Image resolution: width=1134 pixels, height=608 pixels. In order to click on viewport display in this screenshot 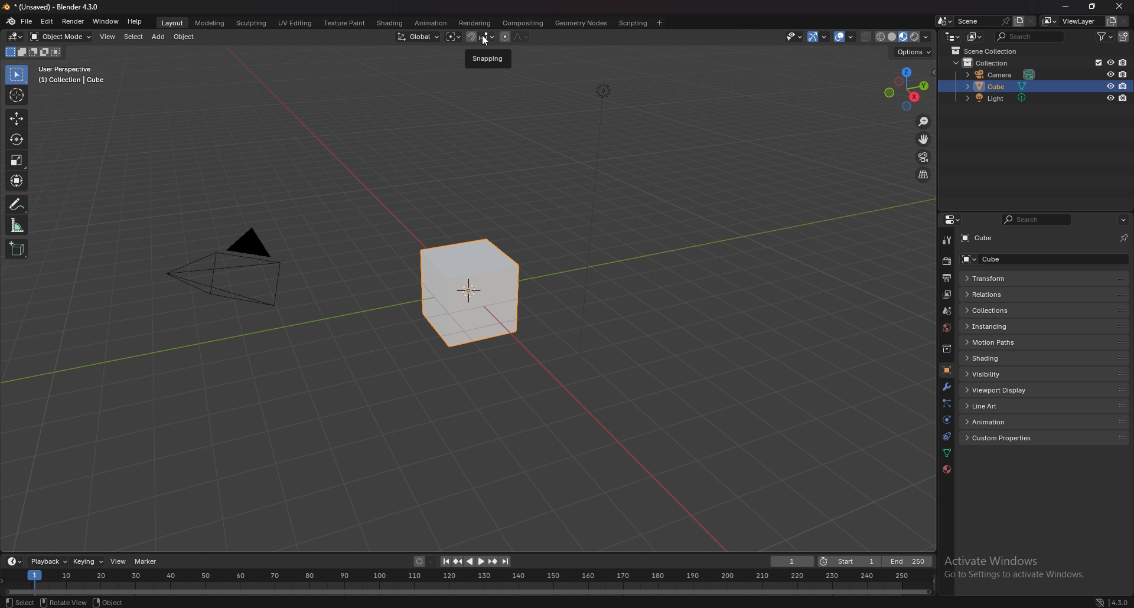, I will do `click(1001, 390)`.